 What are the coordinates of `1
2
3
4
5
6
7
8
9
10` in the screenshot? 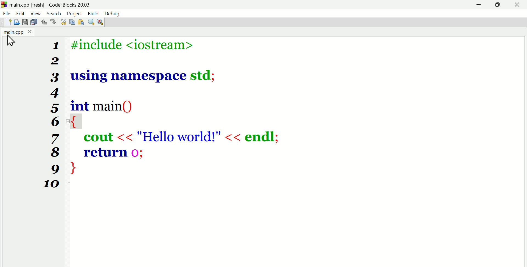 It's located at (50, 115).